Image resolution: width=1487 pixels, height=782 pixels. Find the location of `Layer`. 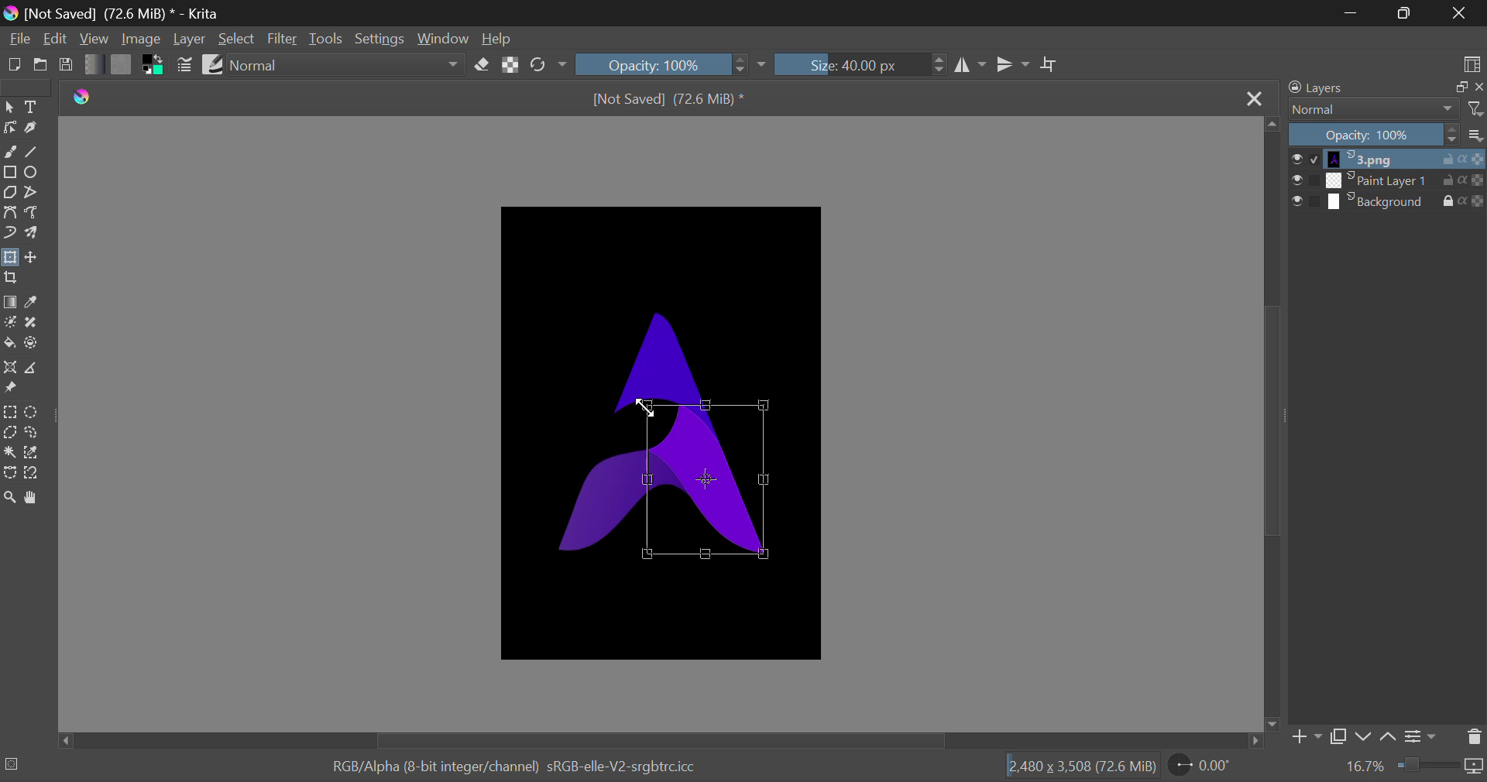

Layer is located at coordinates (190, 39).